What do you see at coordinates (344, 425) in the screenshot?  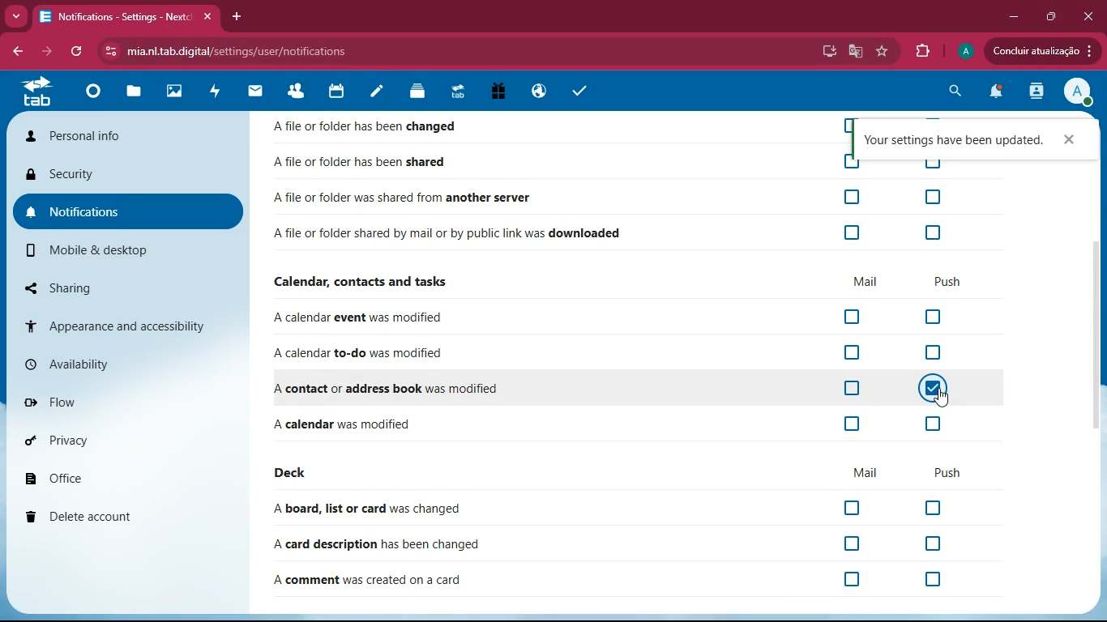 I see `A calendar was modified` at bounding box center [344, 425].